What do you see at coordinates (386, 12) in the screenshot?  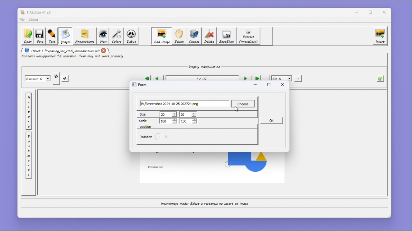 I see `close` at bounding box center [386, 12].